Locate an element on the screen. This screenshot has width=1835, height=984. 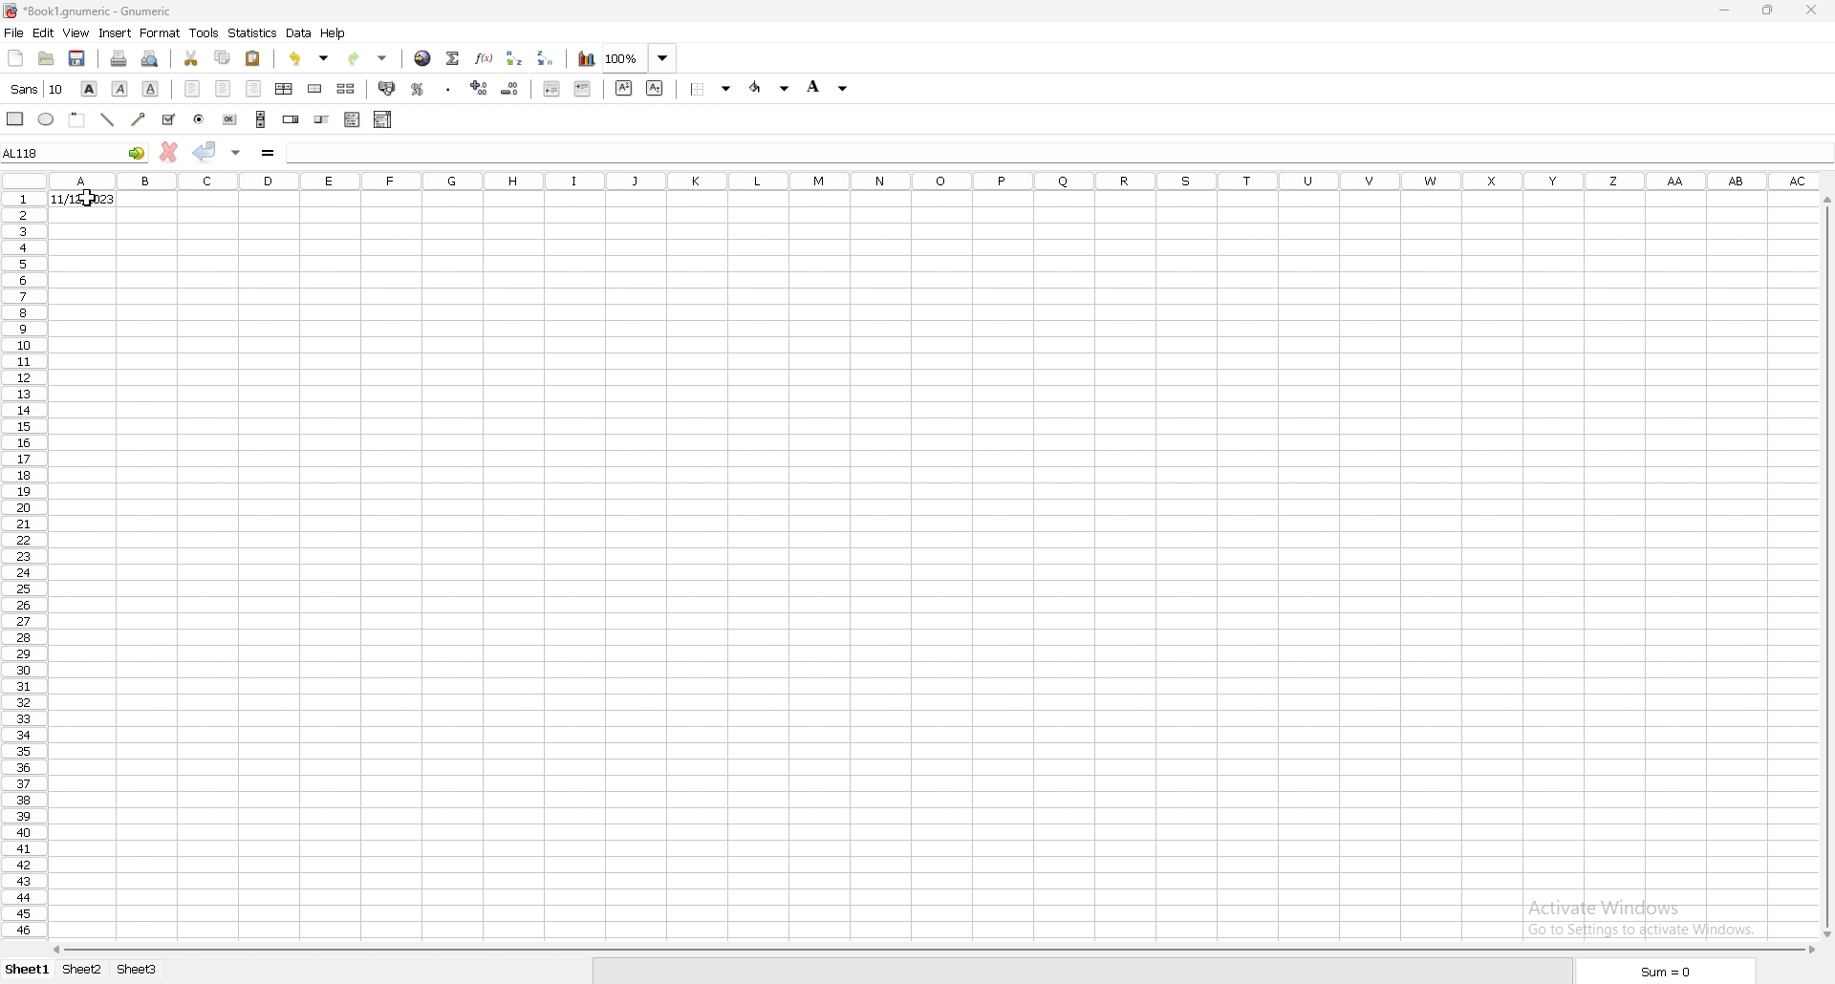
italic is located at coordinates (119, 89).